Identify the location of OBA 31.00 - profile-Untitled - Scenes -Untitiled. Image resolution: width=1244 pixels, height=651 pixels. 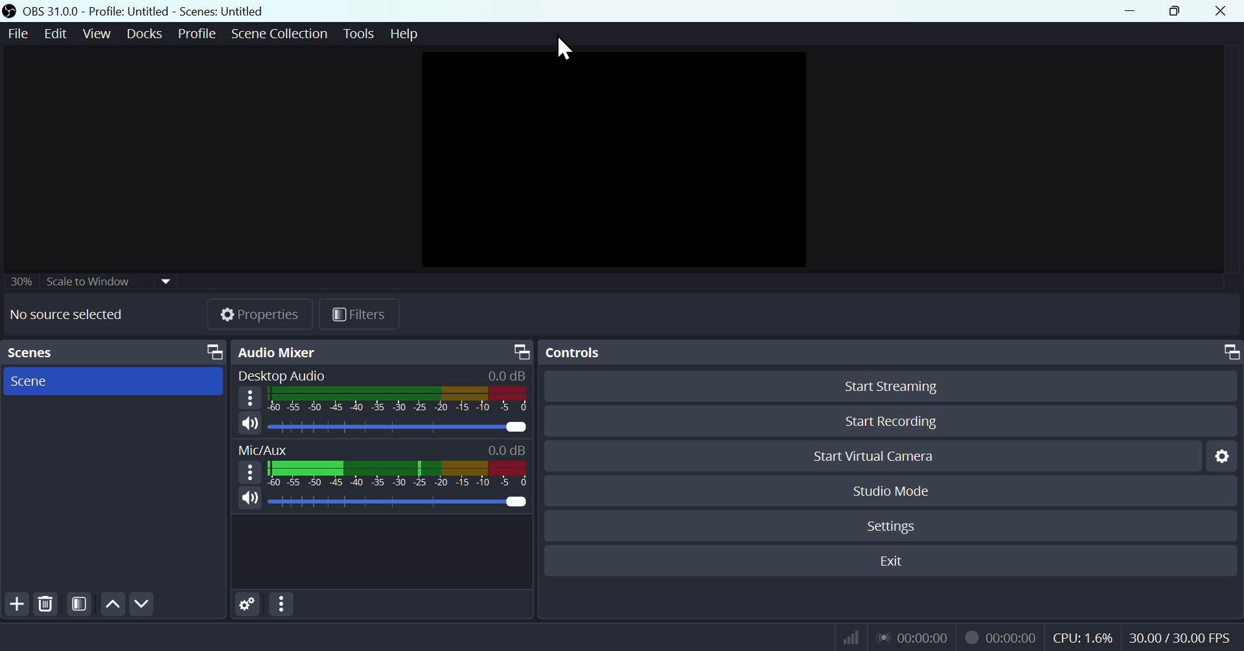
(165, 11).